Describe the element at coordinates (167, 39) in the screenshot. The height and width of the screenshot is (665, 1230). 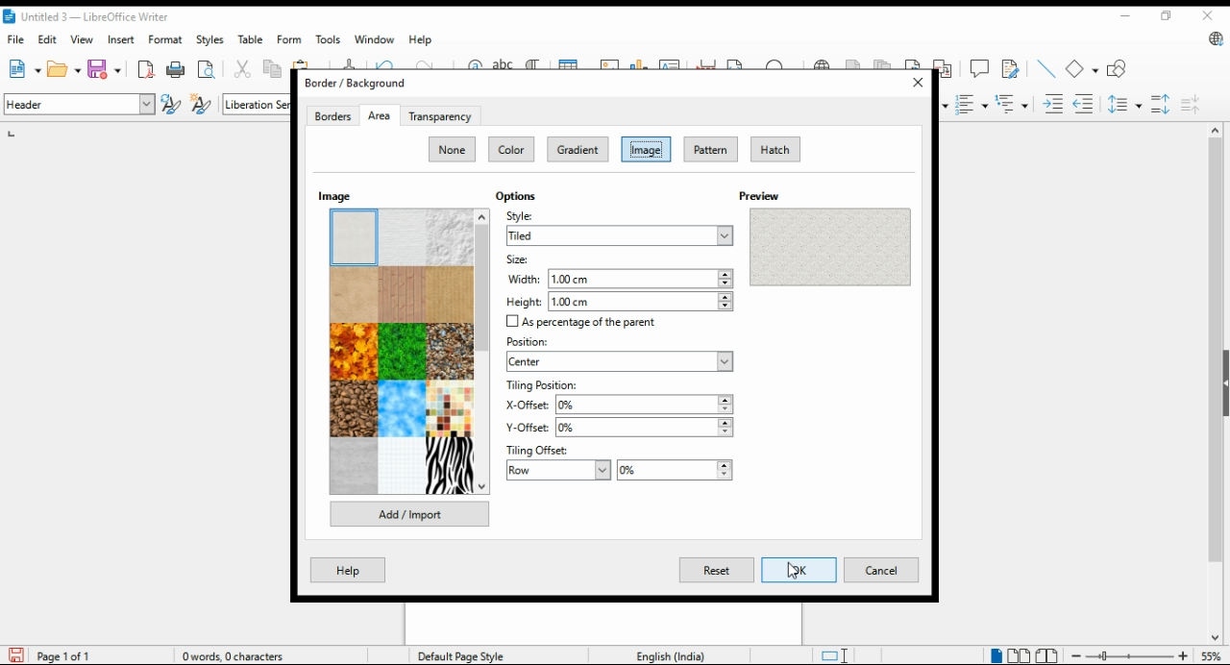
I see `format` at that location.